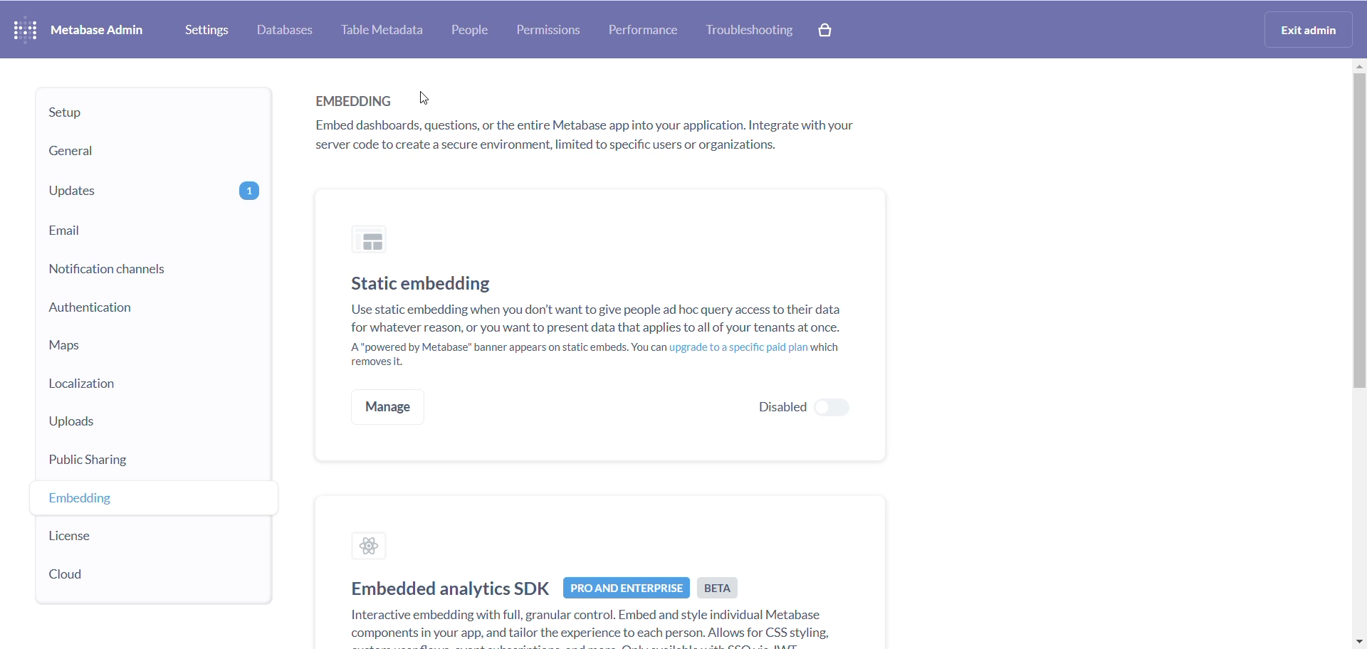  What do you see at coordinates (573, 626) in the screenshot?
I see `Interactive embedding with full, granular control. Embed and style individual Metabase
components in your app, and tailor the experience to each person. Allows for CSS styling,` at bounding box center [573, 626].